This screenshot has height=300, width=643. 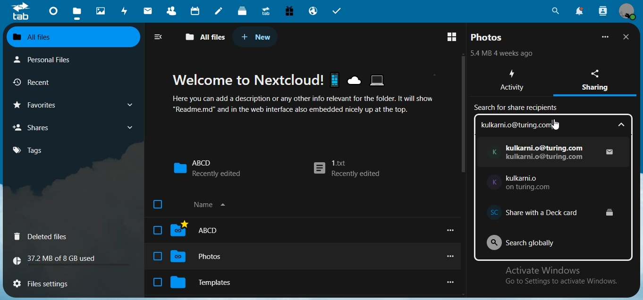 I want to click on all files, so click(x=72, y=37).